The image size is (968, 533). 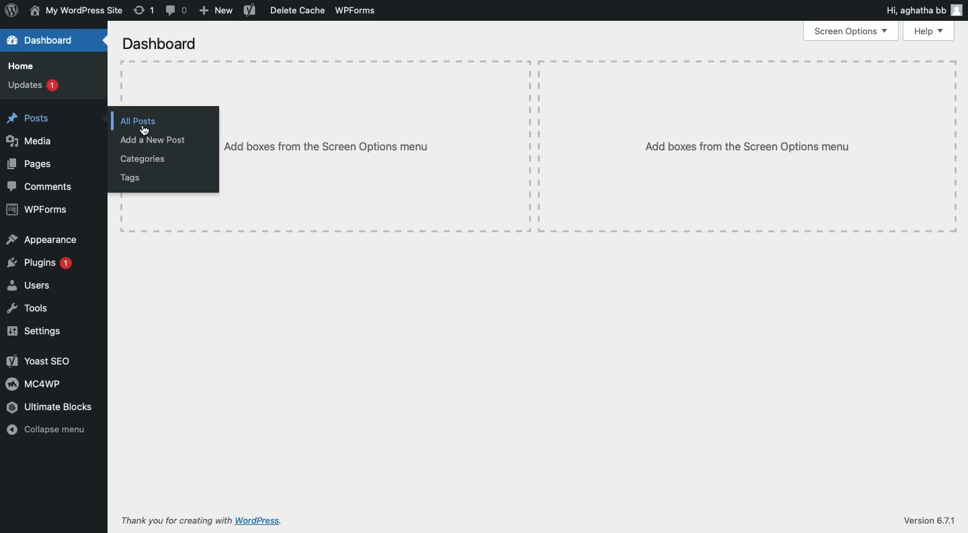 I want to click on Comments, so click(x=43, y=187).